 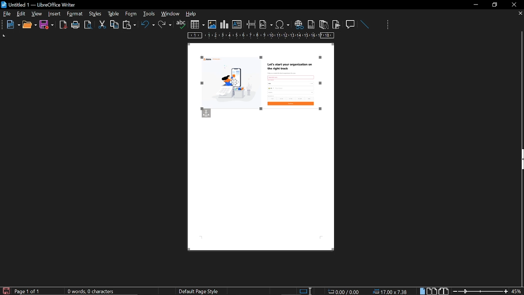 I want to click on single page view, so click(x=423, y=291).